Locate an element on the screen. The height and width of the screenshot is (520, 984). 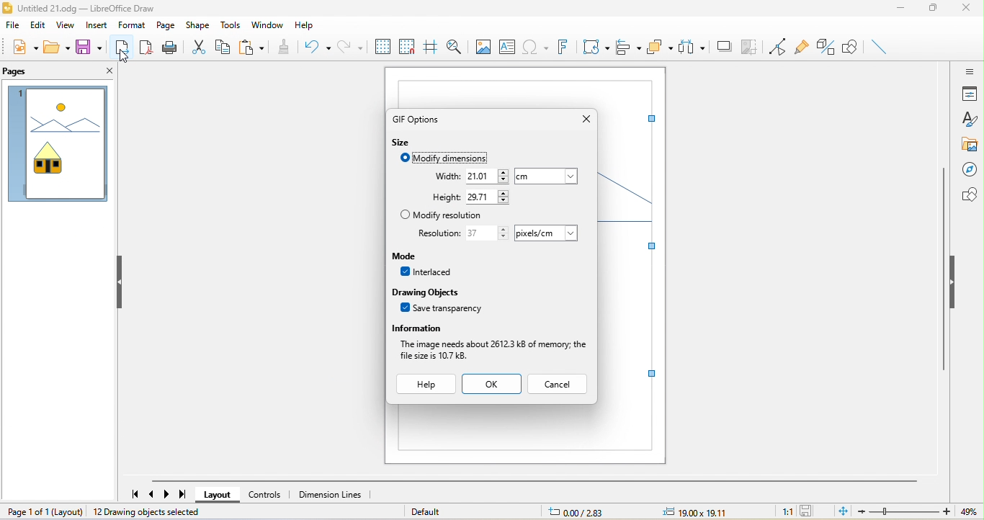
open is located at coordinates (57, 48).